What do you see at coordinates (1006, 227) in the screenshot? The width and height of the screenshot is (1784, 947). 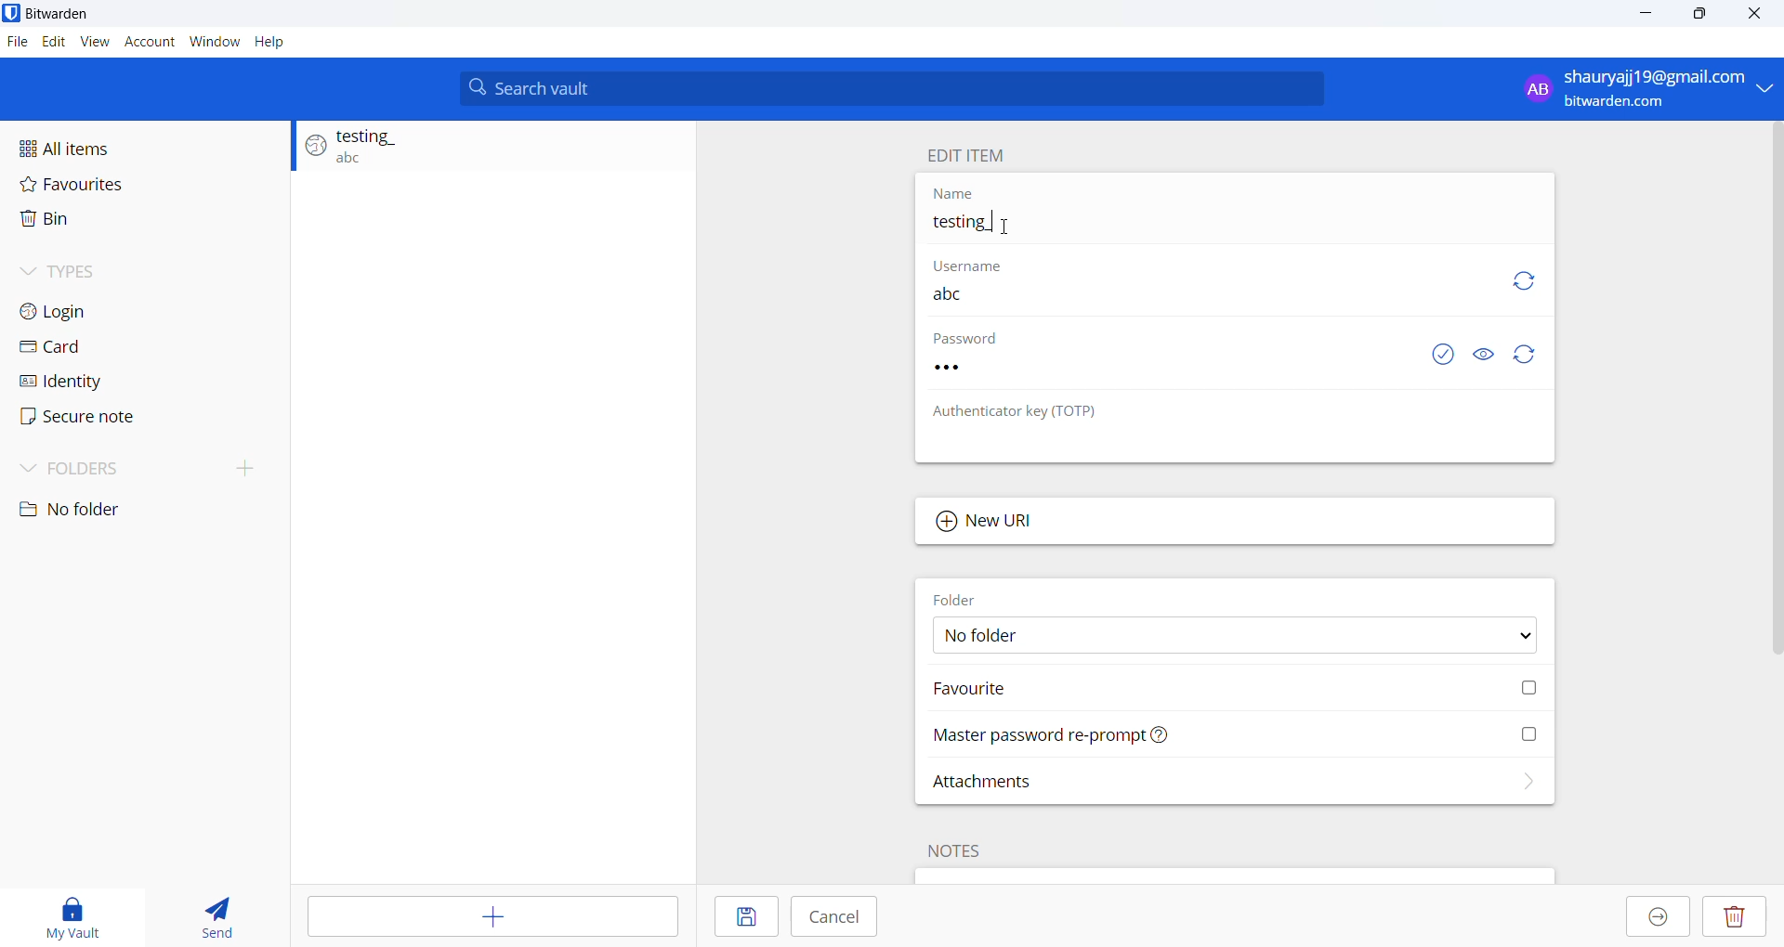 I see `Cursor` at bounding box center [1006, 227].